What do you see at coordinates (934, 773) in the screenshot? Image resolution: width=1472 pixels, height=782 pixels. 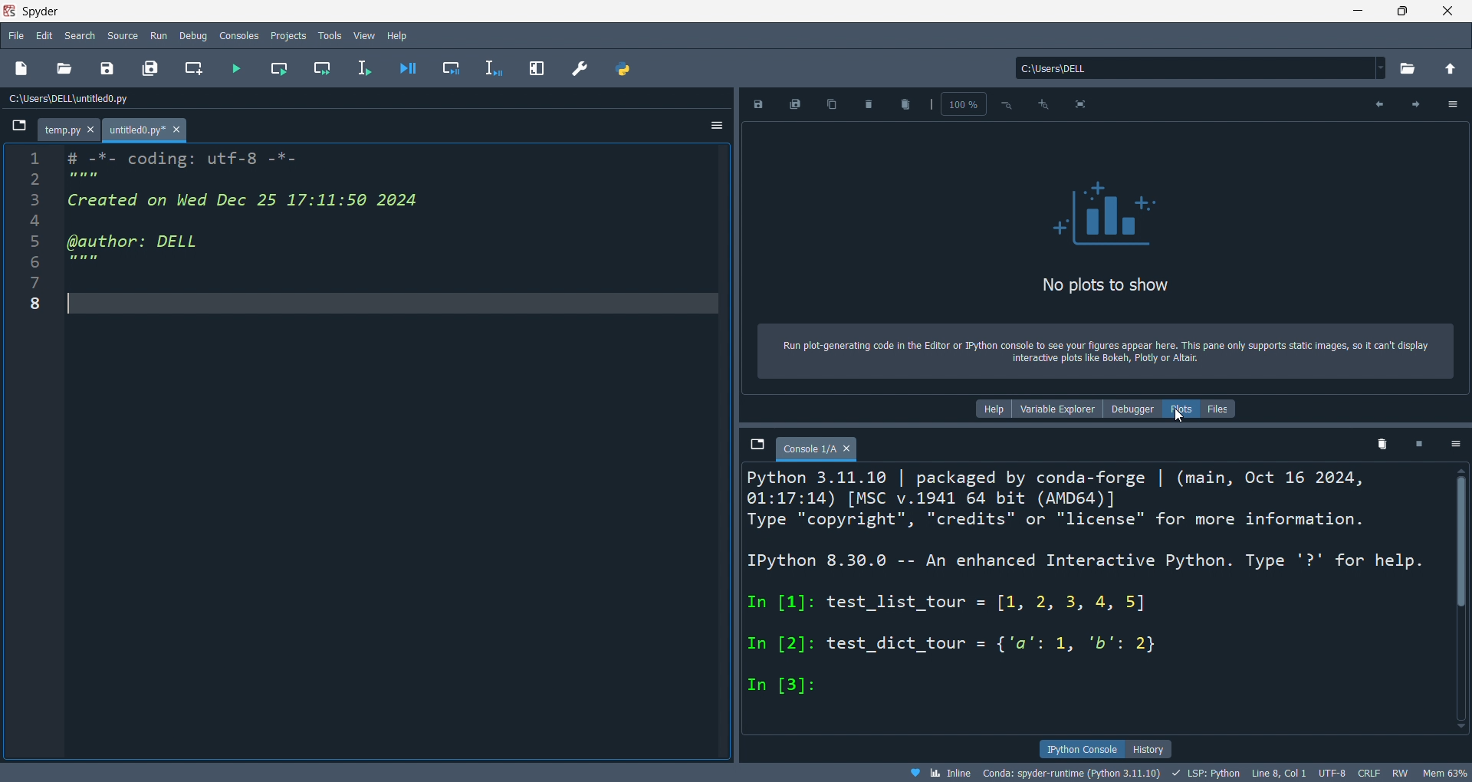 I see `inline` at bounding box center [934, 773].